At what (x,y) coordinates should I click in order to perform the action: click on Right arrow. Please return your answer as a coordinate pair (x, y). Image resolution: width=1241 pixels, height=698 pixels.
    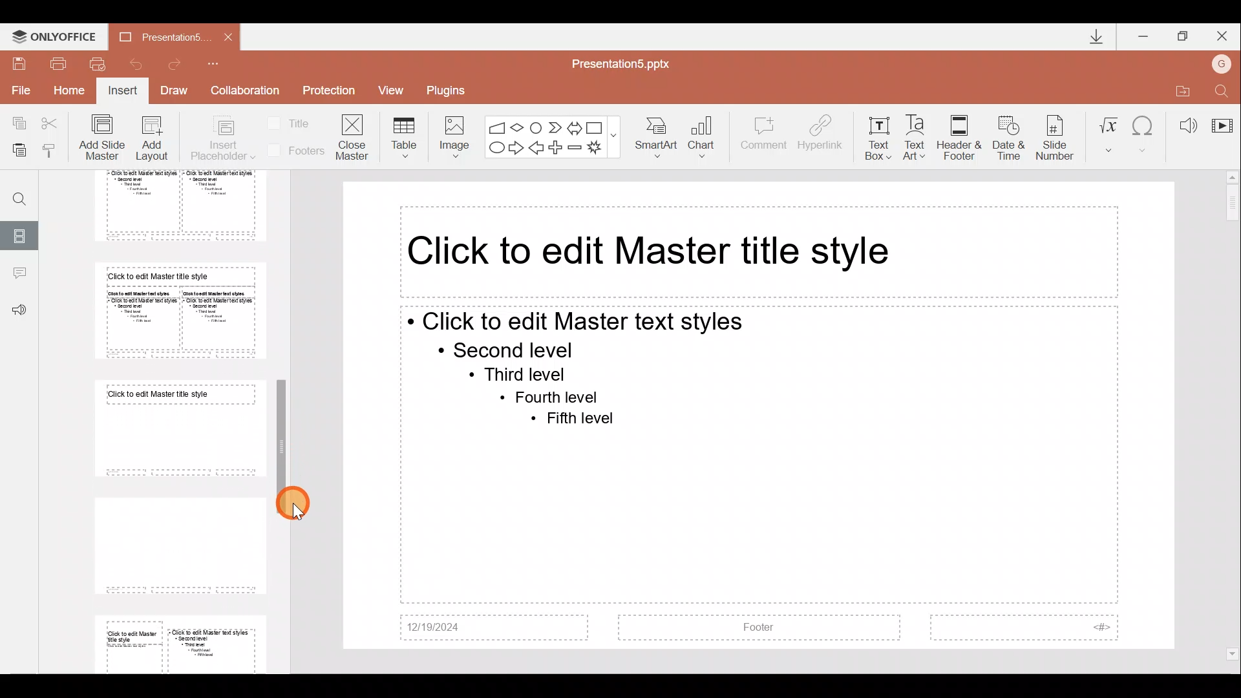
    Looking at the image, I should click on (516, 149).